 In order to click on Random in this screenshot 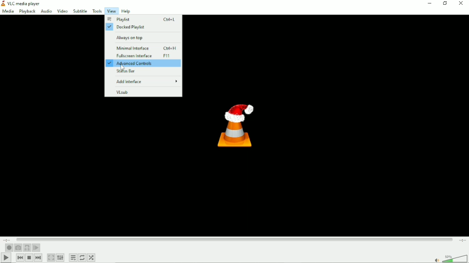, I will do `click(91, 257)`.